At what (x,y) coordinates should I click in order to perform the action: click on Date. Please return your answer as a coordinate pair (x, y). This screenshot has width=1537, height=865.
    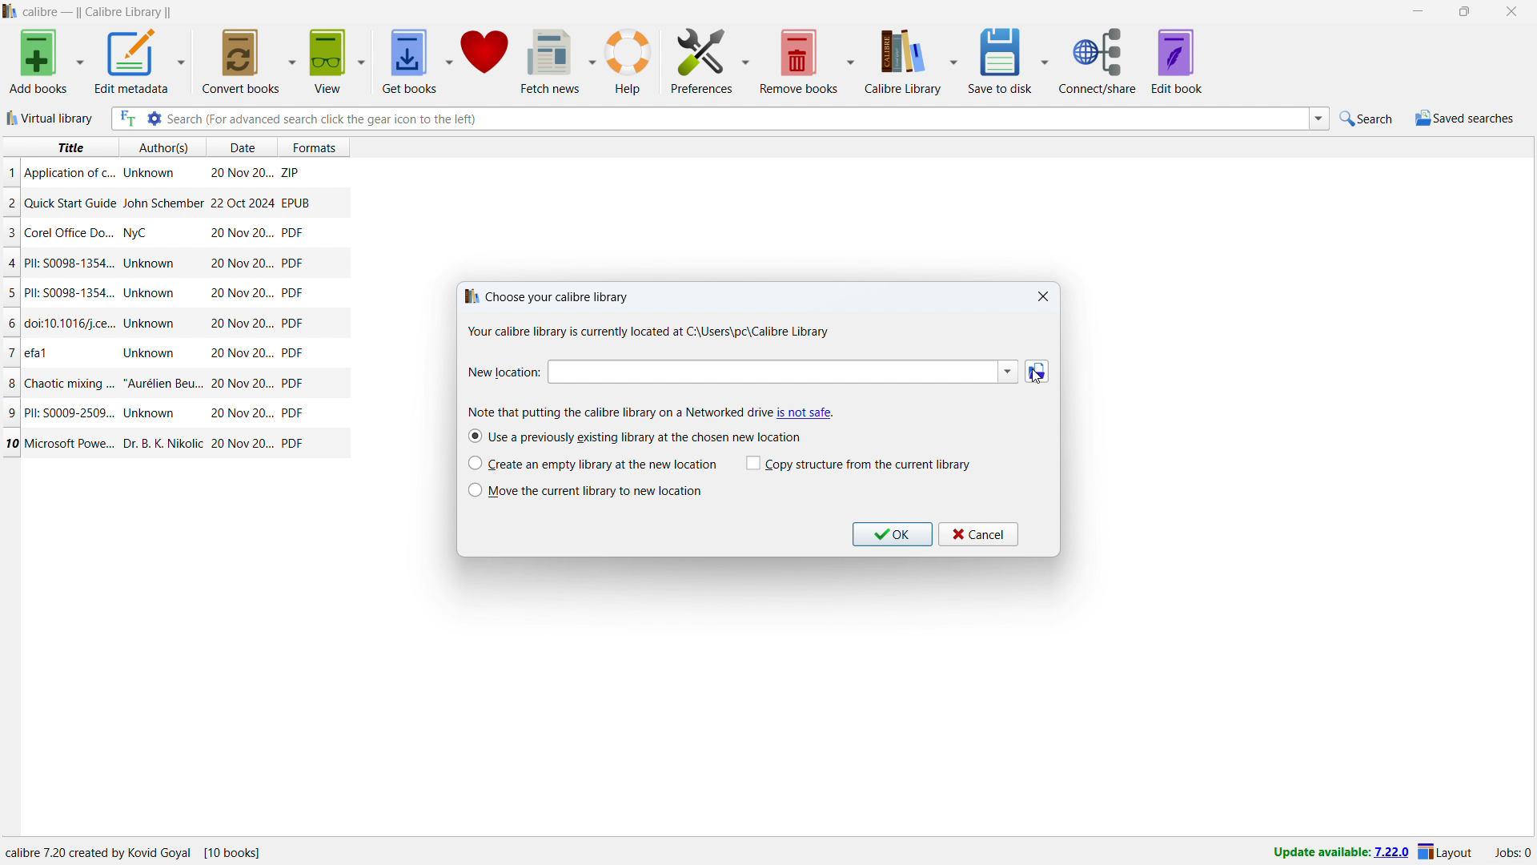
    Looking at the image, I should click on (239, 413).